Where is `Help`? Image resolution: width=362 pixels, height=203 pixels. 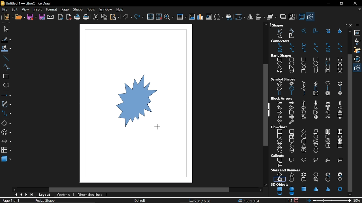
Help is located at coordinates (351, 26).